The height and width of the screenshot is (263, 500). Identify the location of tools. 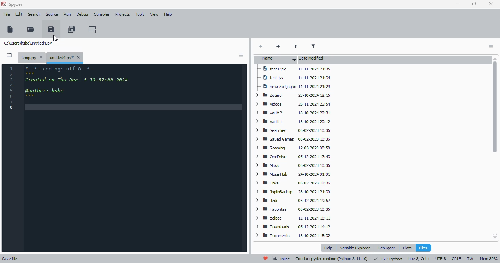
(140, 15).